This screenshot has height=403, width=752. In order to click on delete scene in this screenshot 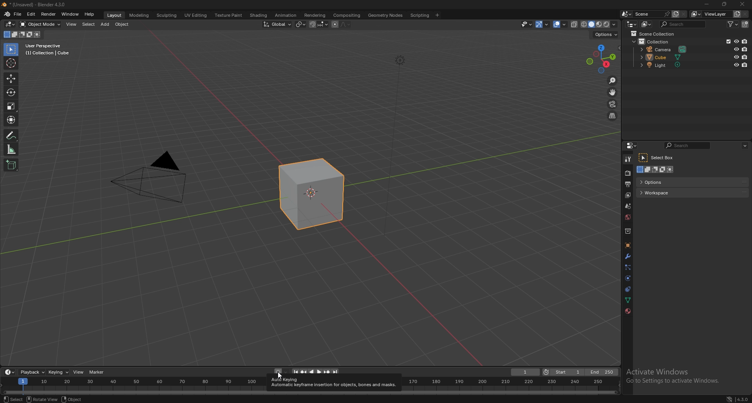, I will do `click(683, 14)`.